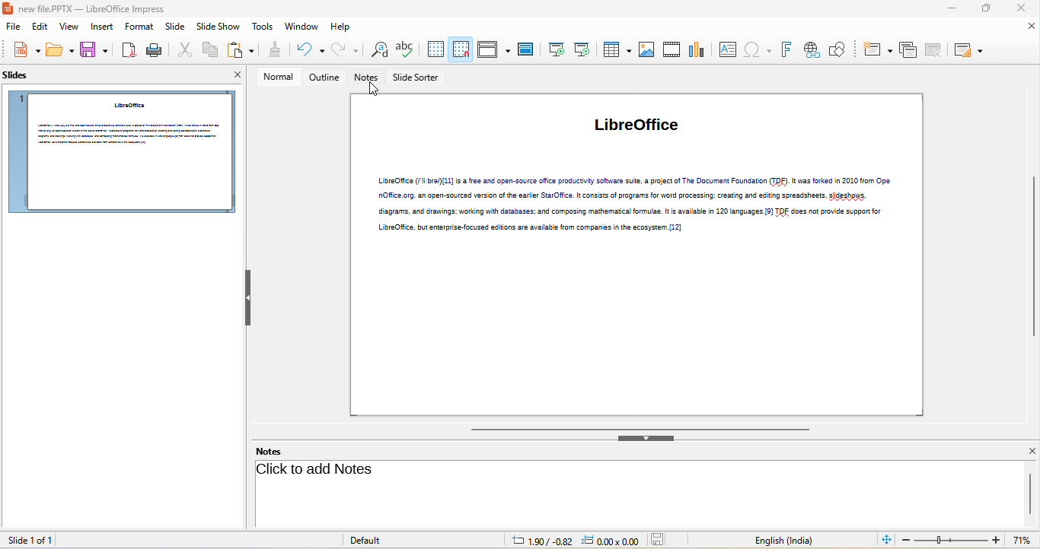 Image resolution: width=1040 pixels, height=549 pixels. Describe the element at coordinates (783, 541) in the screenshot. I see `text language` at that location.